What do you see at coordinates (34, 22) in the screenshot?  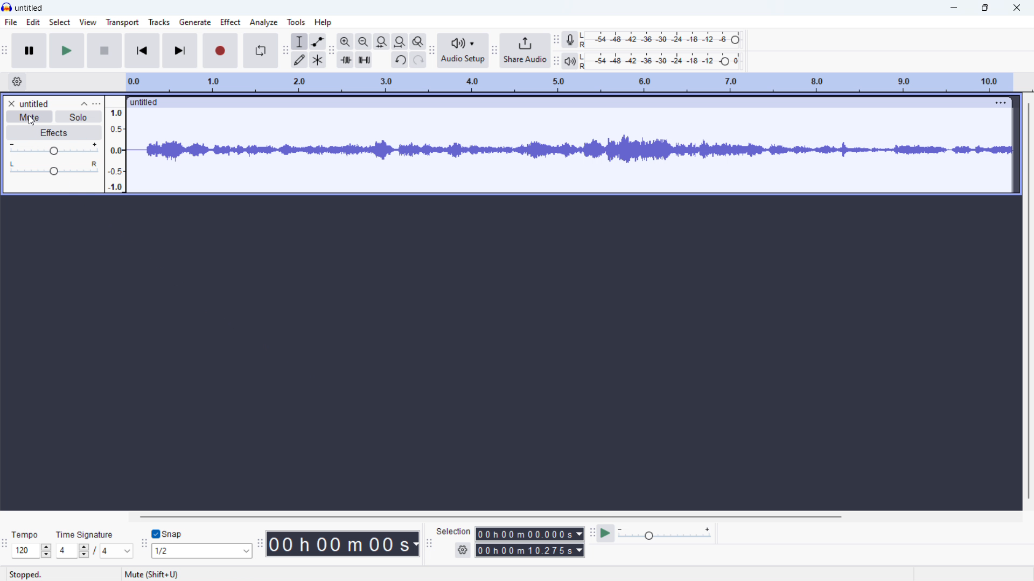 I see `edit` at bounding box center [34, 22].